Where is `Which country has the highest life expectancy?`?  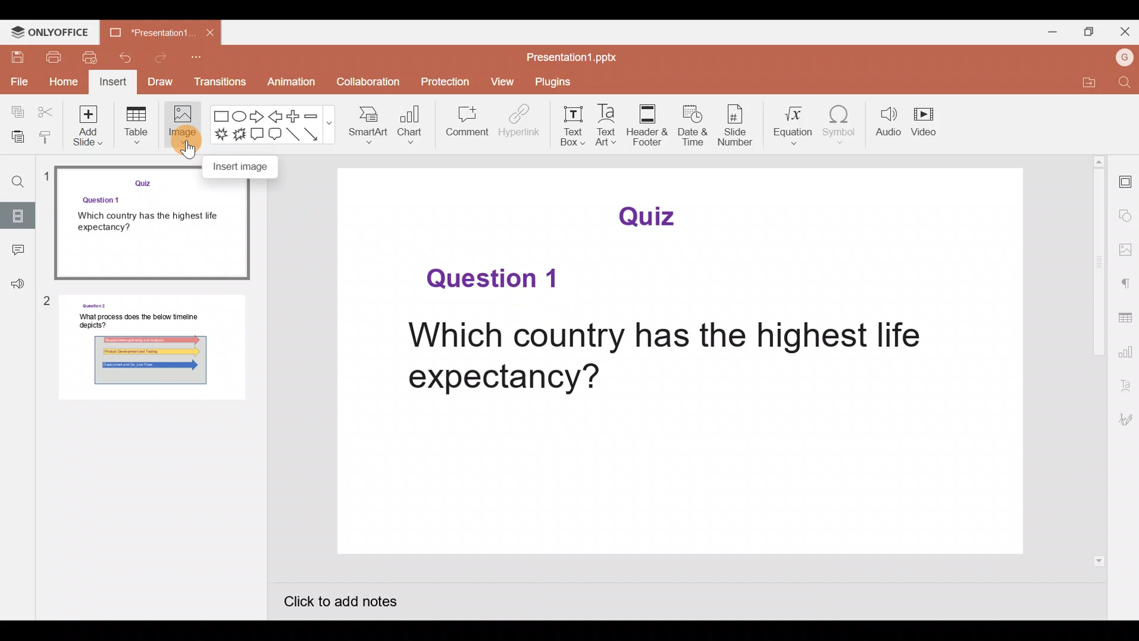
Which country has the highest life expectancy? is located at coordinates (661, 358).